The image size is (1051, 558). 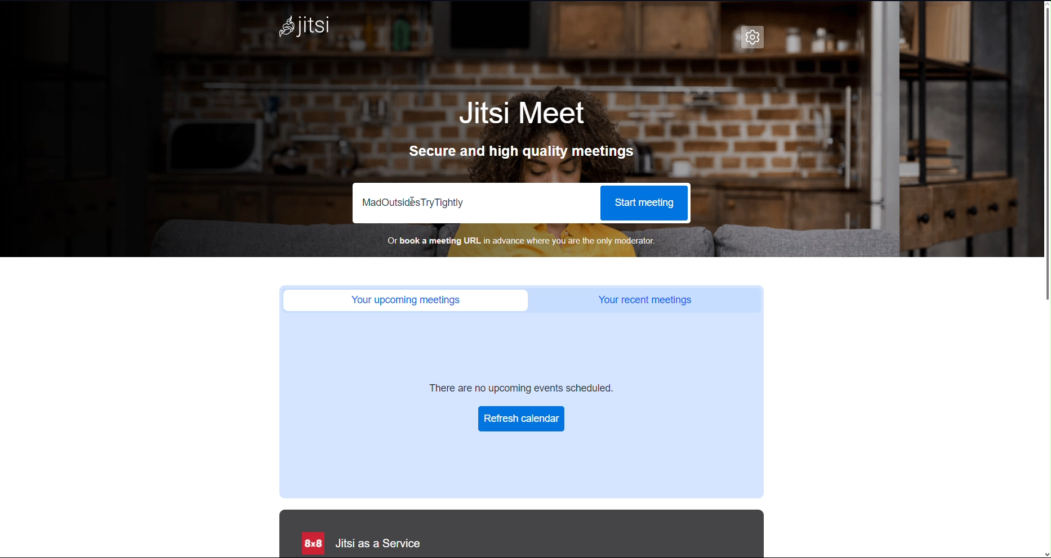 What do you see at coordinates (523, 388) in the screenshot?
I see `There are no upcoming events scheduled` at bounding box center [523, 388].